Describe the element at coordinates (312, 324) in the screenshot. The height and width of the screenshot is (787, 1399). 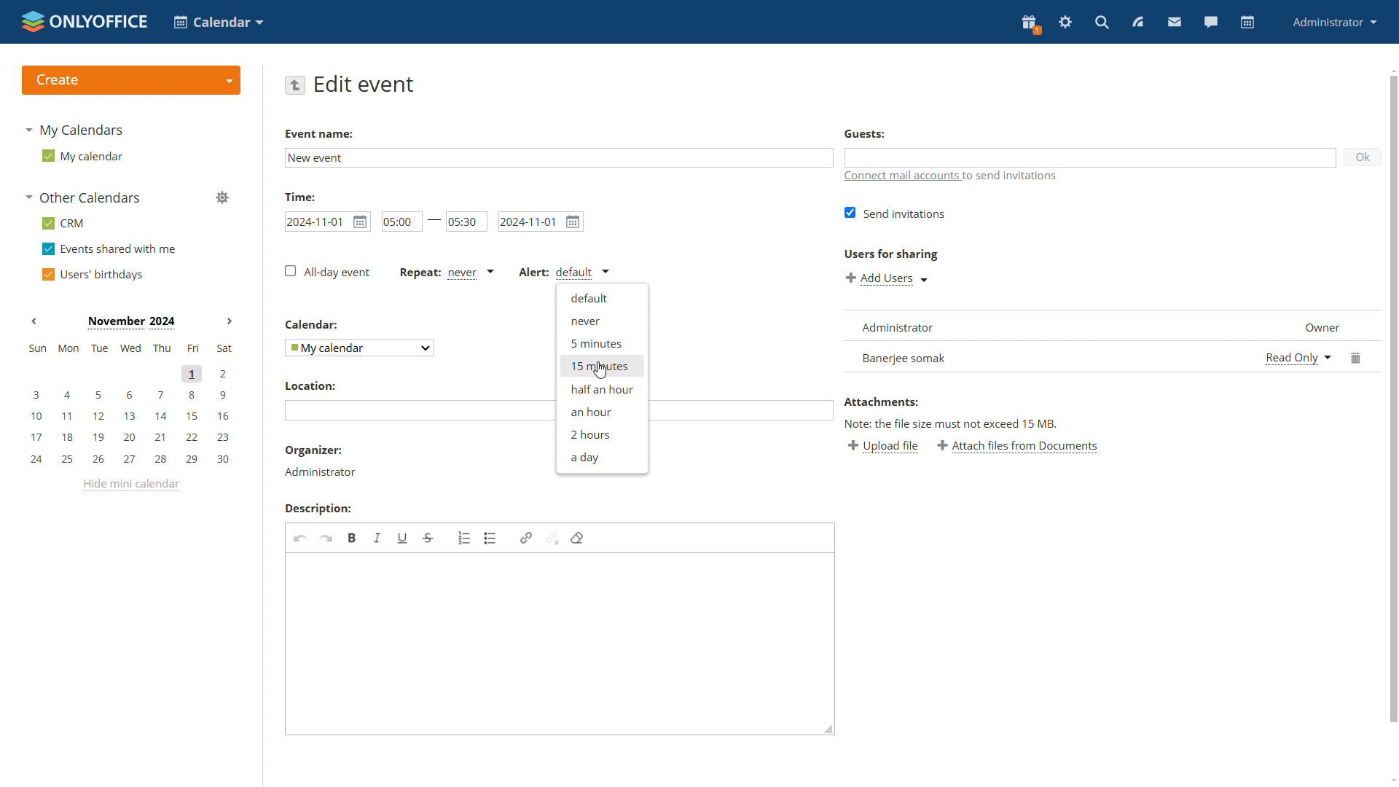
I see `` at that location.